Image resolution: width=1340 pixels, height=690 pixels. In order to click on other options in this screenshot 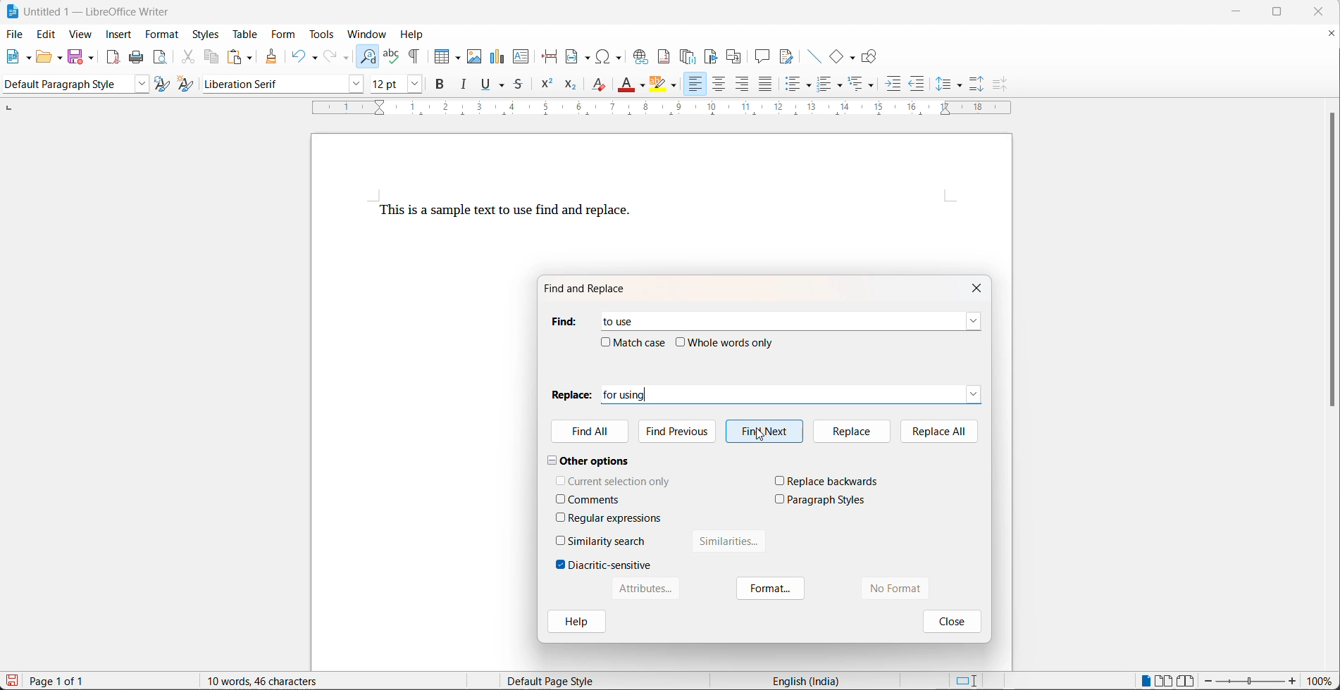, I will do `click(589, 460)`.